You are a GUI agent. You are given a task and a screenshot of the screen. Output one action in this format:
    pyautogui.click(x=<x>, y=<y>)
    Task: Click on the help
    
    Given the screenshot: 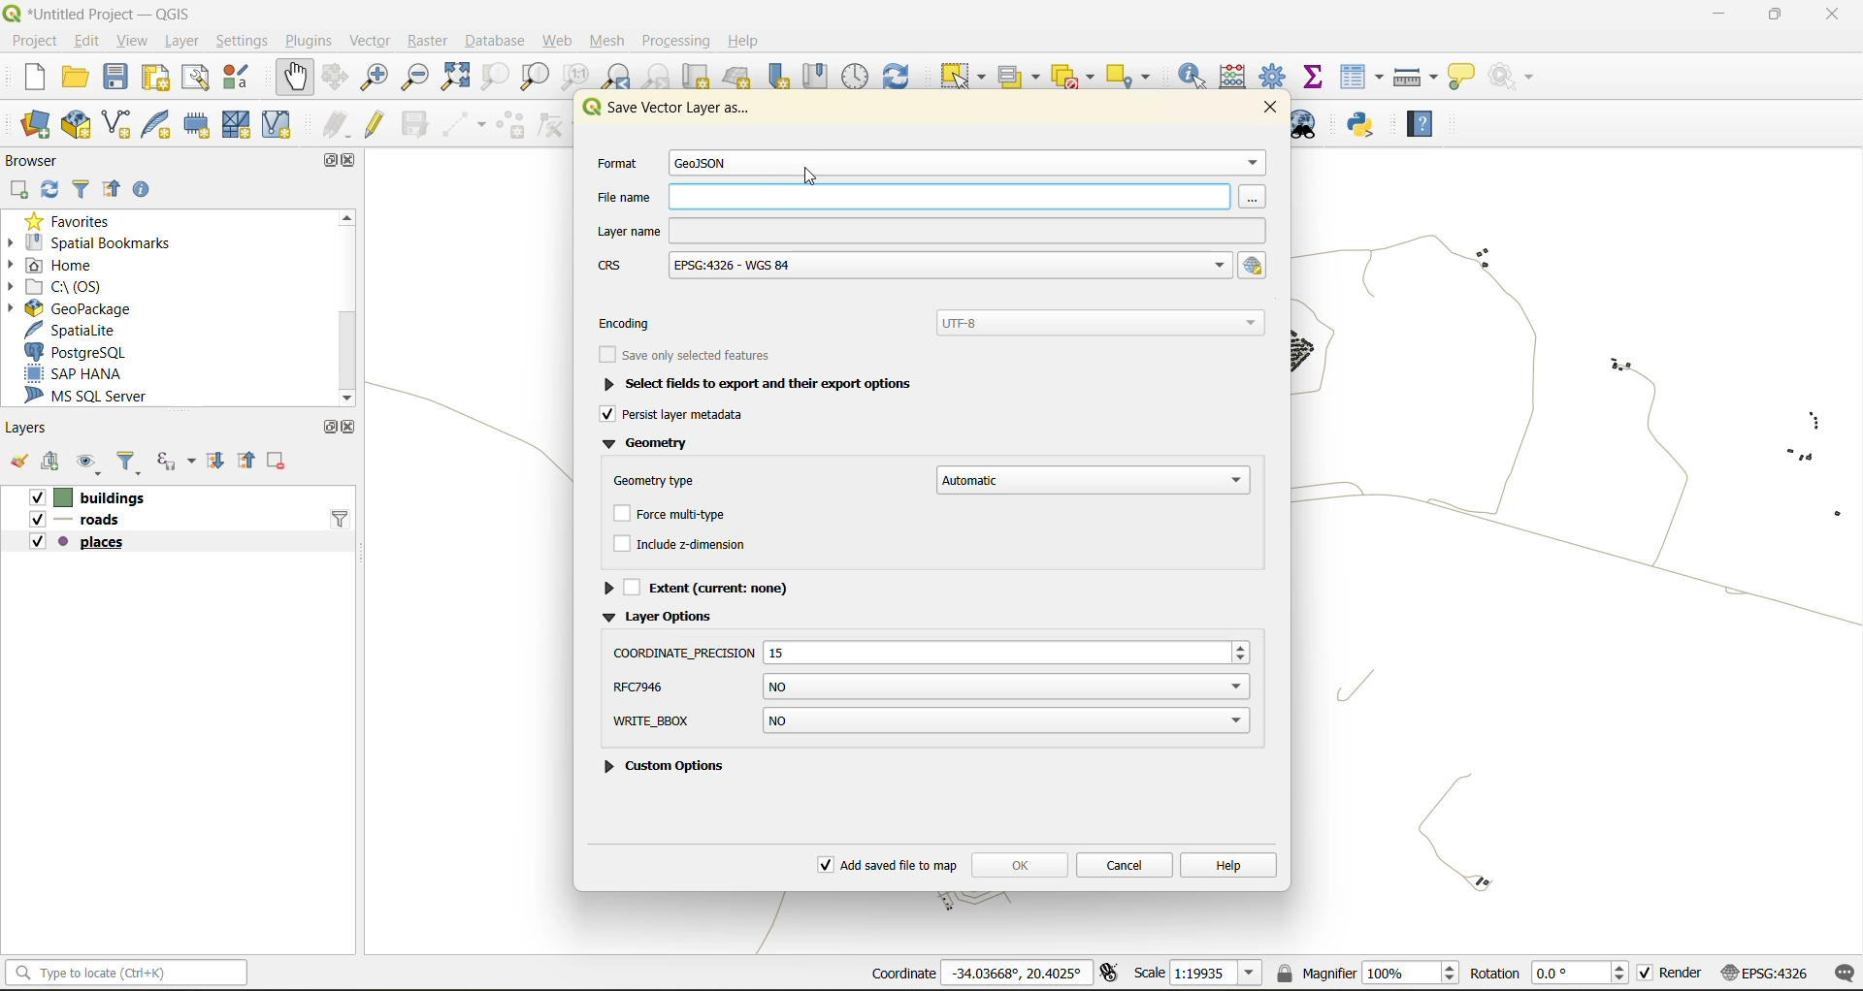 What is the action you would take?
    pyautogui.click(x=1235, y=864)
    